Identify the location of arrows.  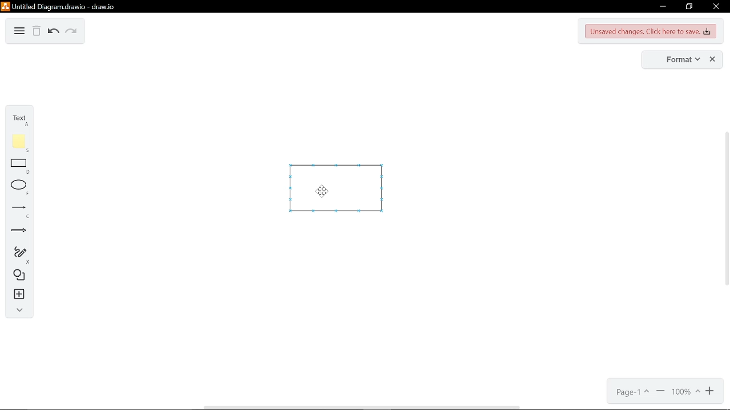
(19, 232).